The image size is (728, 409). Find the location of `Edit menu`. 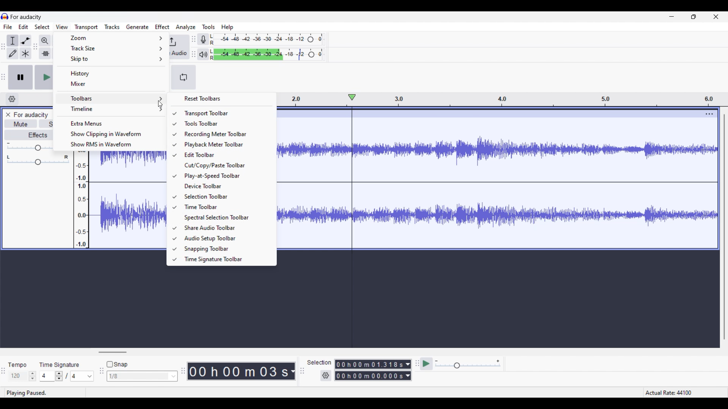

Edit menu is located at coordinates (24, 27).